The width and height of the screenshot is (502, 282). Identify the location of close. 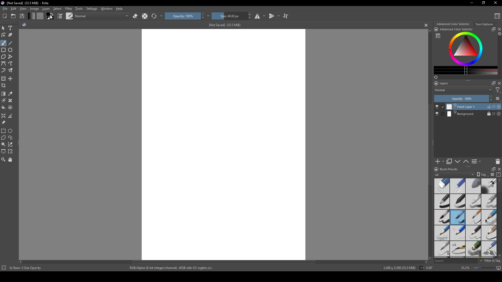
(499, 169).